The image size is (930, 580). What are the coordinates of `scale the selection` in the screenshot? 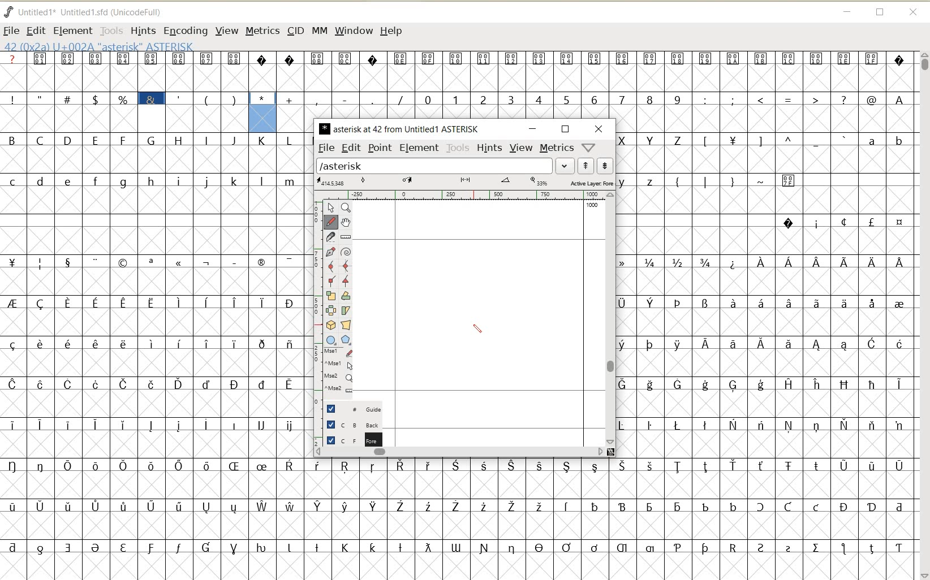 It's located at (329, 296).